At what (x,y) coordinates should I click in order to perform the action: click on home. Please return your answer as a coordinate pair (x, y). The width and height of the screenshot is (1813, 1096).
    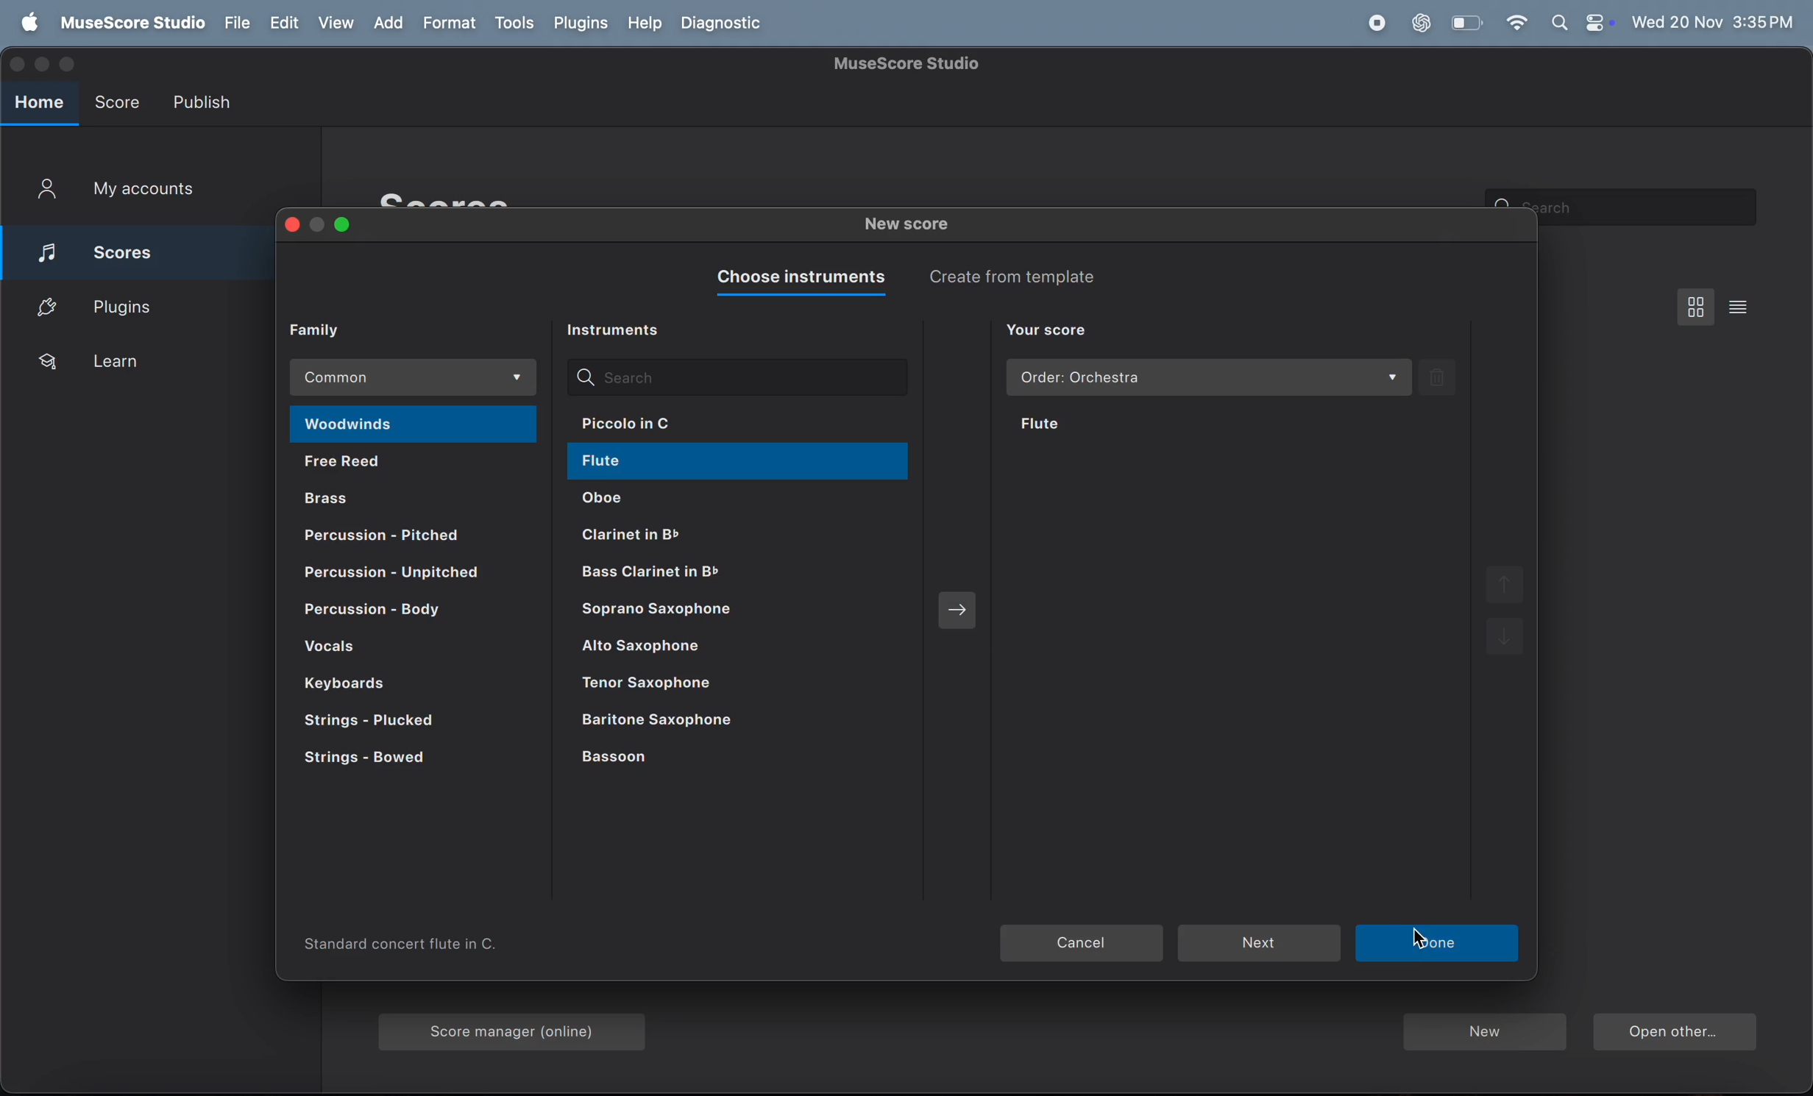
    Looking at the image, I should click on (40, 103).